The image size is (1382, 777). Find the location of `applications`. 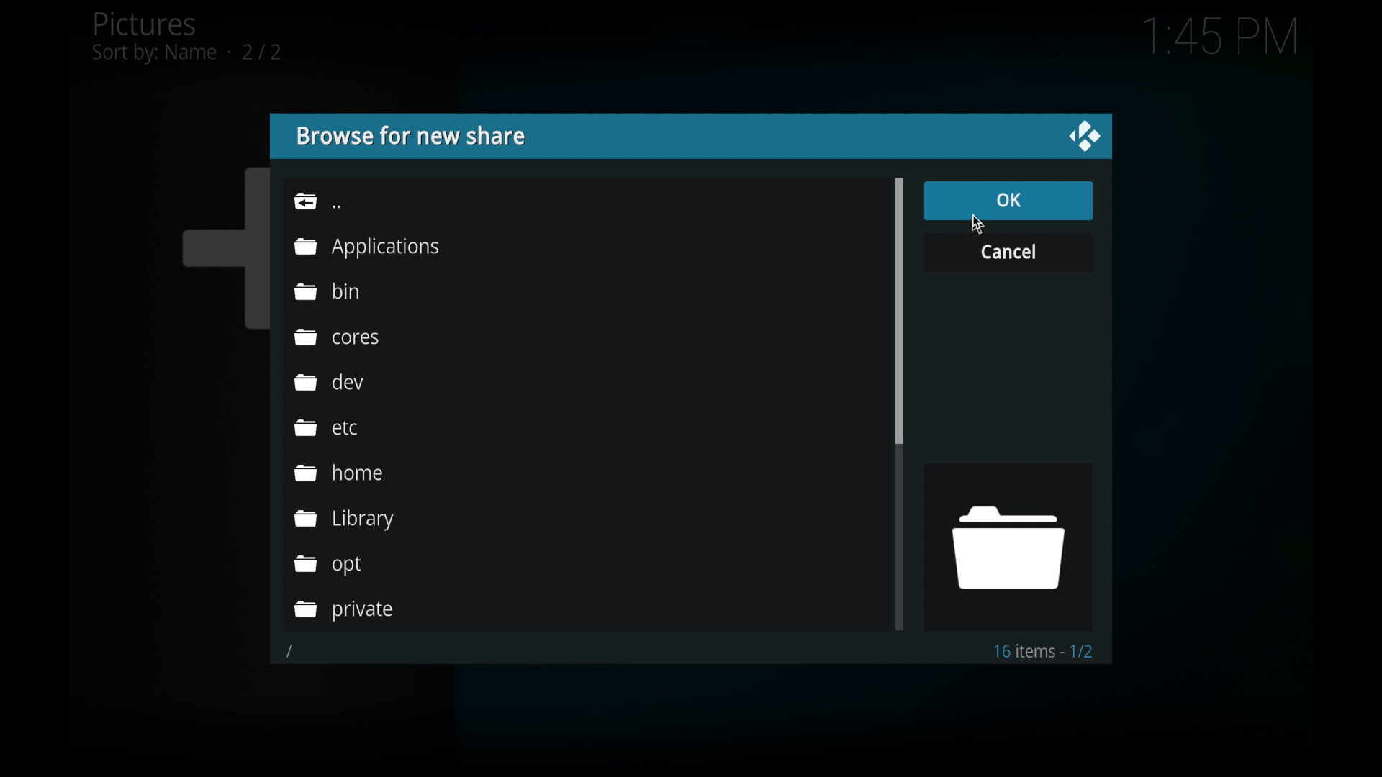

applications is located at coordinates (366, 247).